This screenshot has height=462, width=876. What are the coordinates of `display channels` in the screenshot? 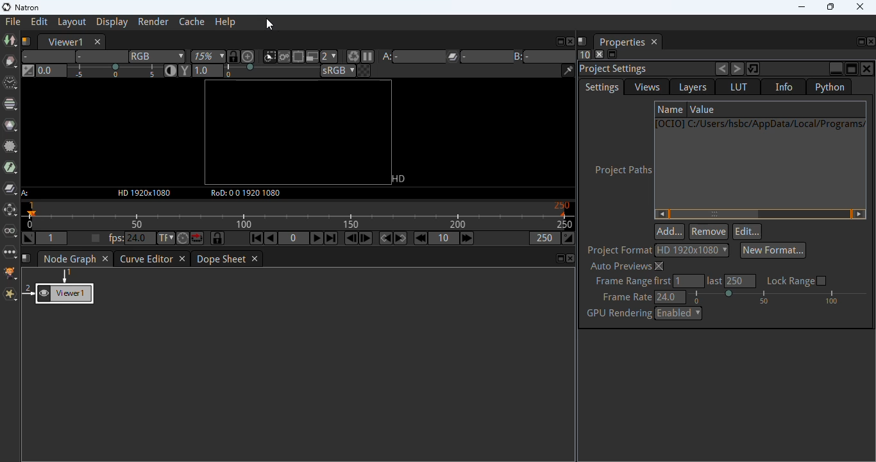 It's located at (158, 56).